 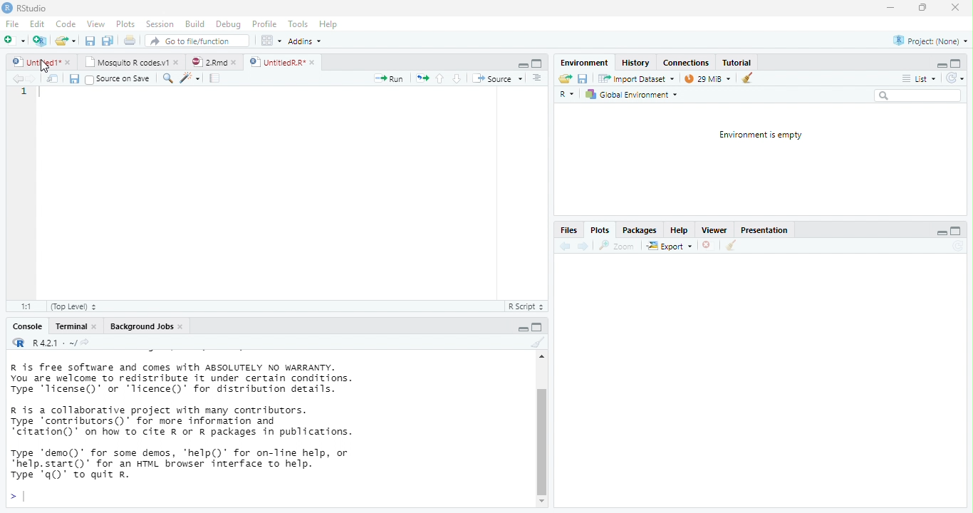 I want to click on code tool, so click(x=191, y=78).